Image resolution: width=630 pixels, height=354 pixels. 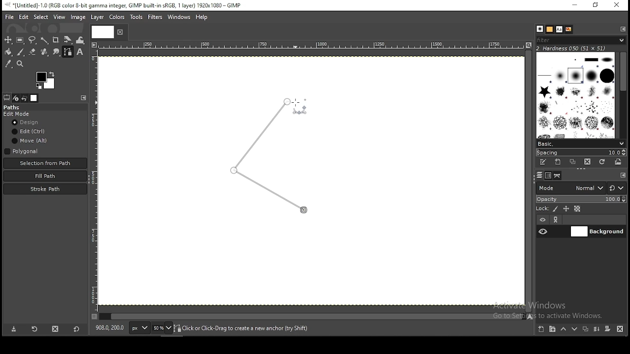 I want to click on paths, so click(x=14, y=107).